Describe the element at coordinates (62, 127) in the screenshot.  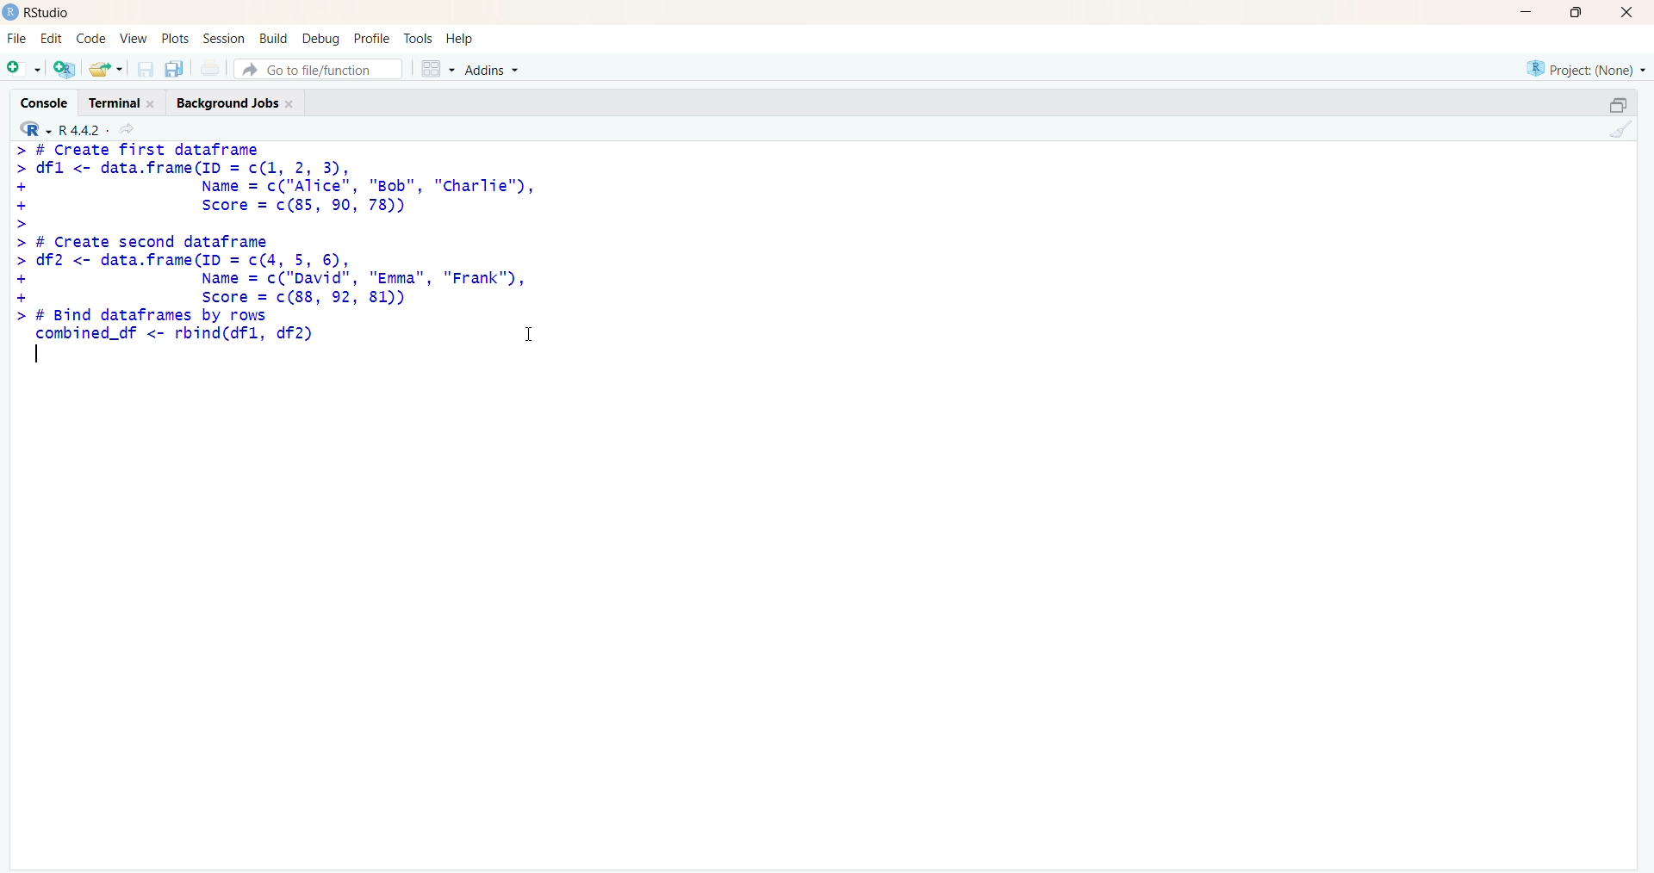
I see ` R 4.4.2 ` at that location.